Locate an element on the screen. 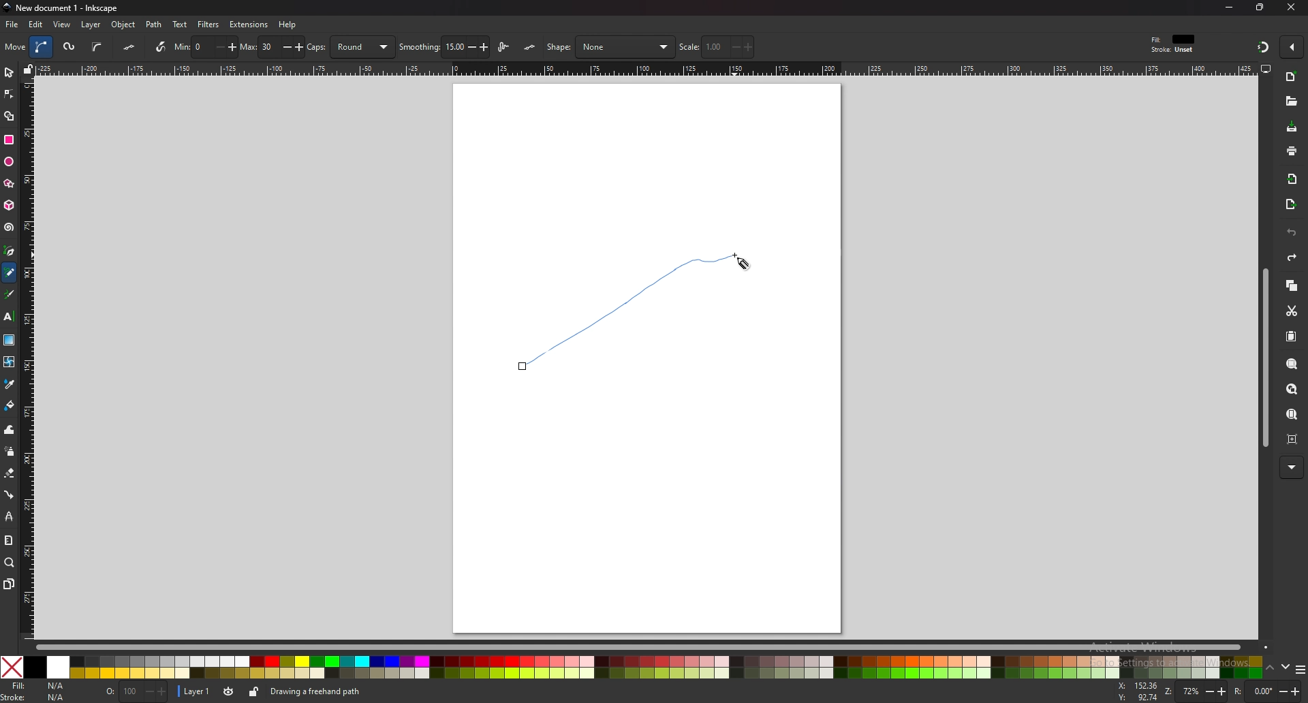 The width and height of the screenshot is (1308, 703). zoom page is located at coordinates (1292, 413).